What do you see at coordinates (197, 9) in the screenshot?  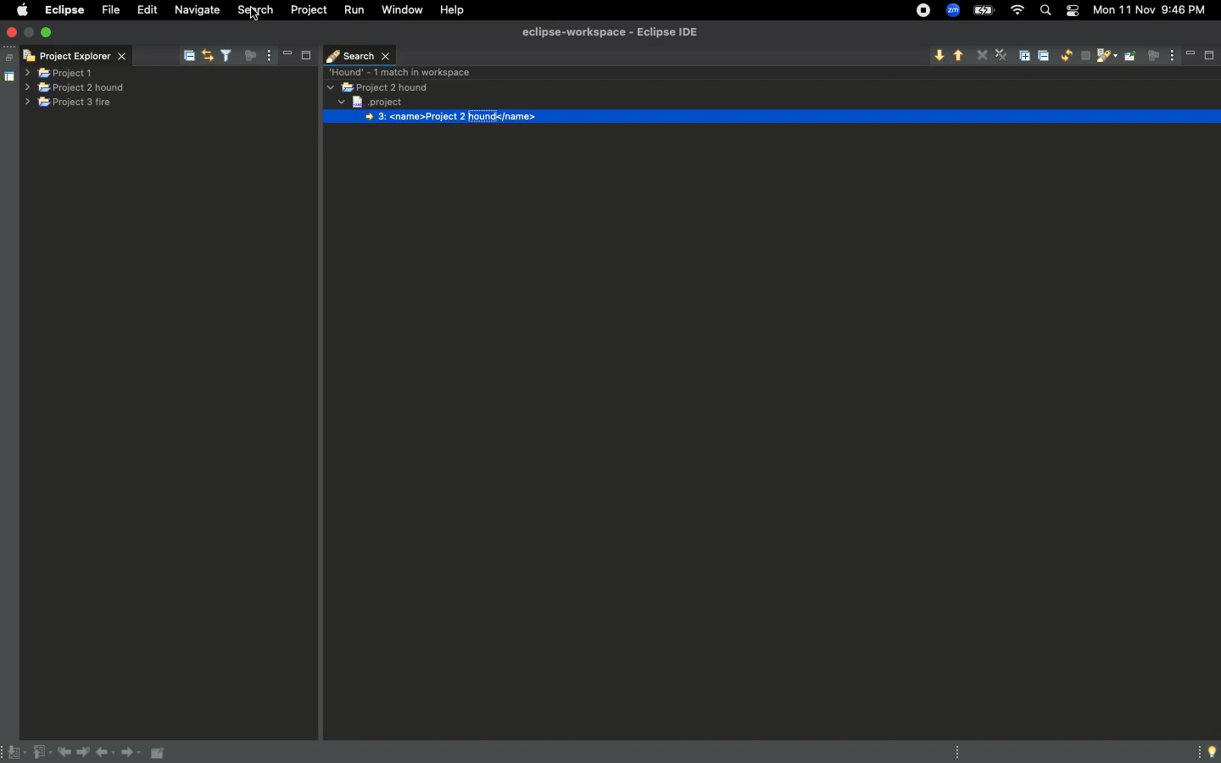 I see `Navigate` at bounding box center [197, 9].